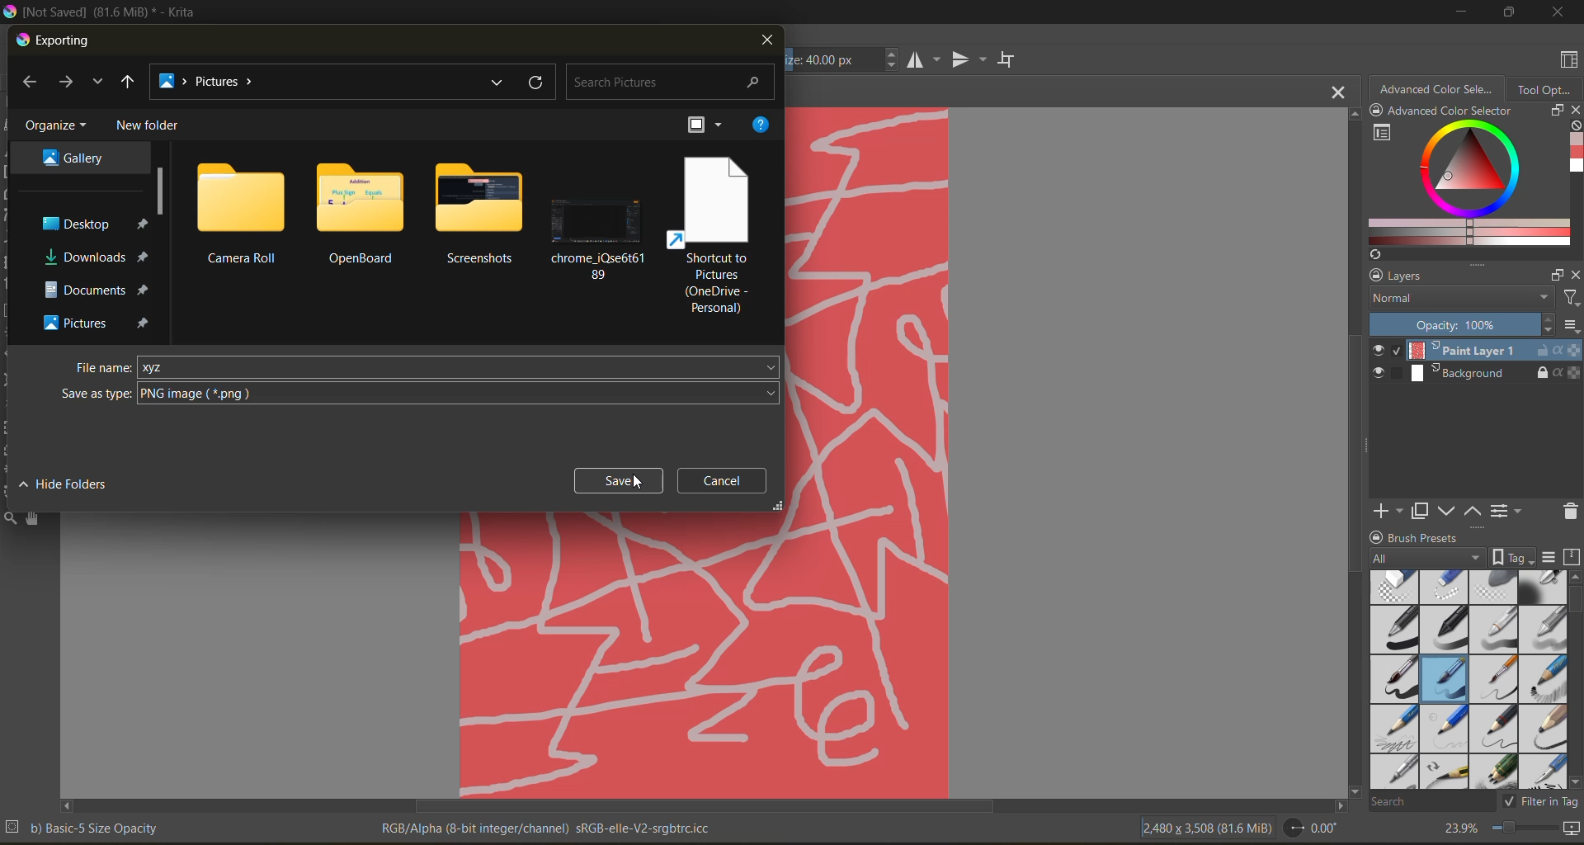  Describe the element at coordinates (1372, 276) in the screenshot. I see `lock/unlock docker` at that location.